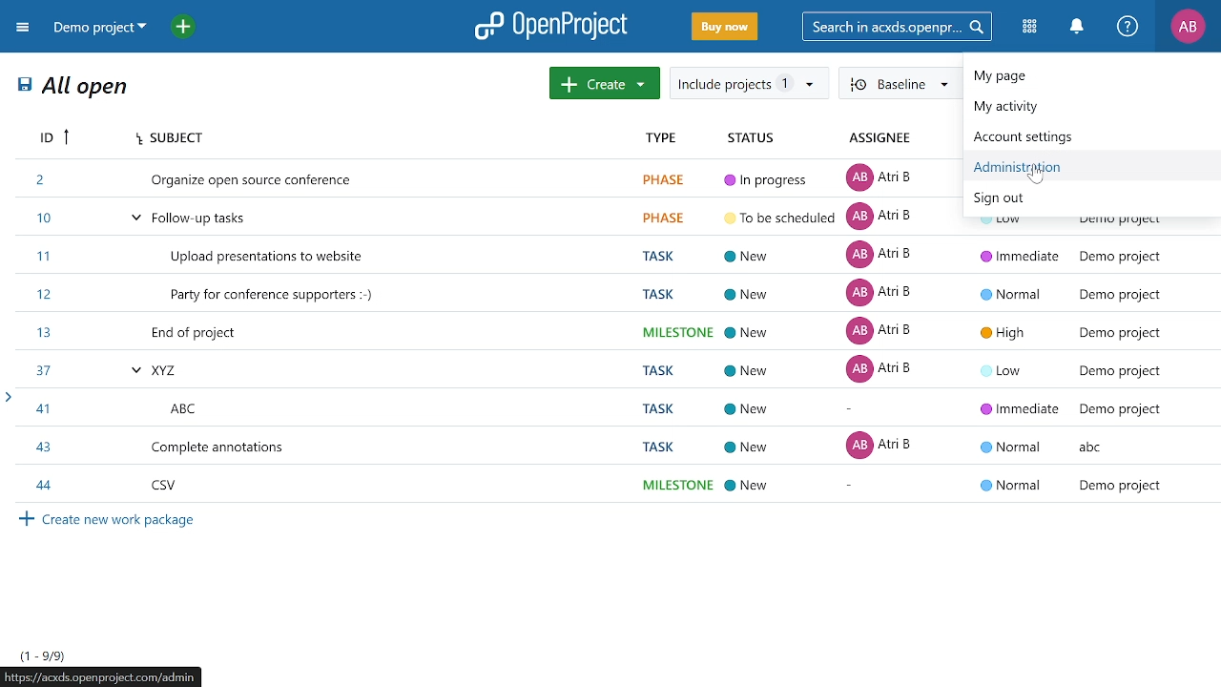 The width and height of the screenshot is (1221, 687). I want to click on Modules, so click(1031, 26).